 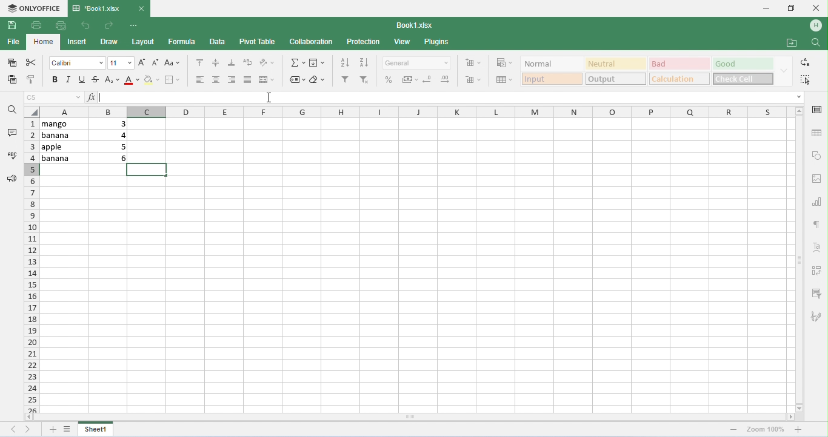 I want to click on maximize, so click(x=790, y=8).